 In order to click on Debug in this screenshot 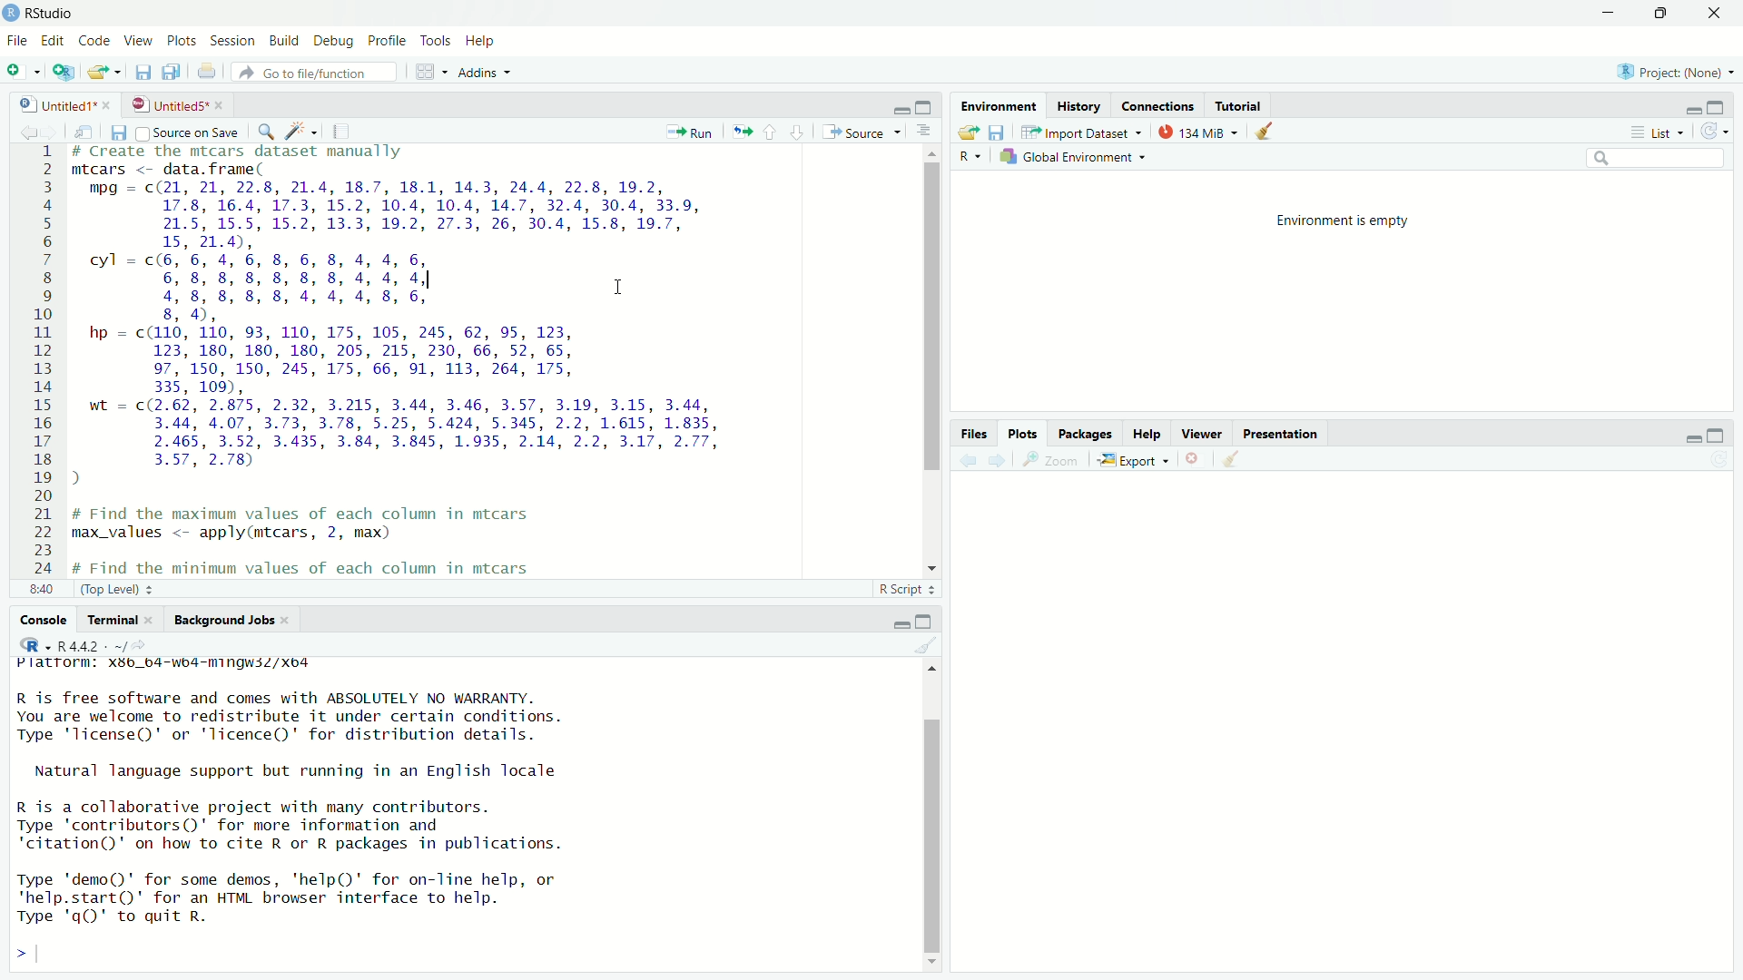, I will do `click(332, 40)`.